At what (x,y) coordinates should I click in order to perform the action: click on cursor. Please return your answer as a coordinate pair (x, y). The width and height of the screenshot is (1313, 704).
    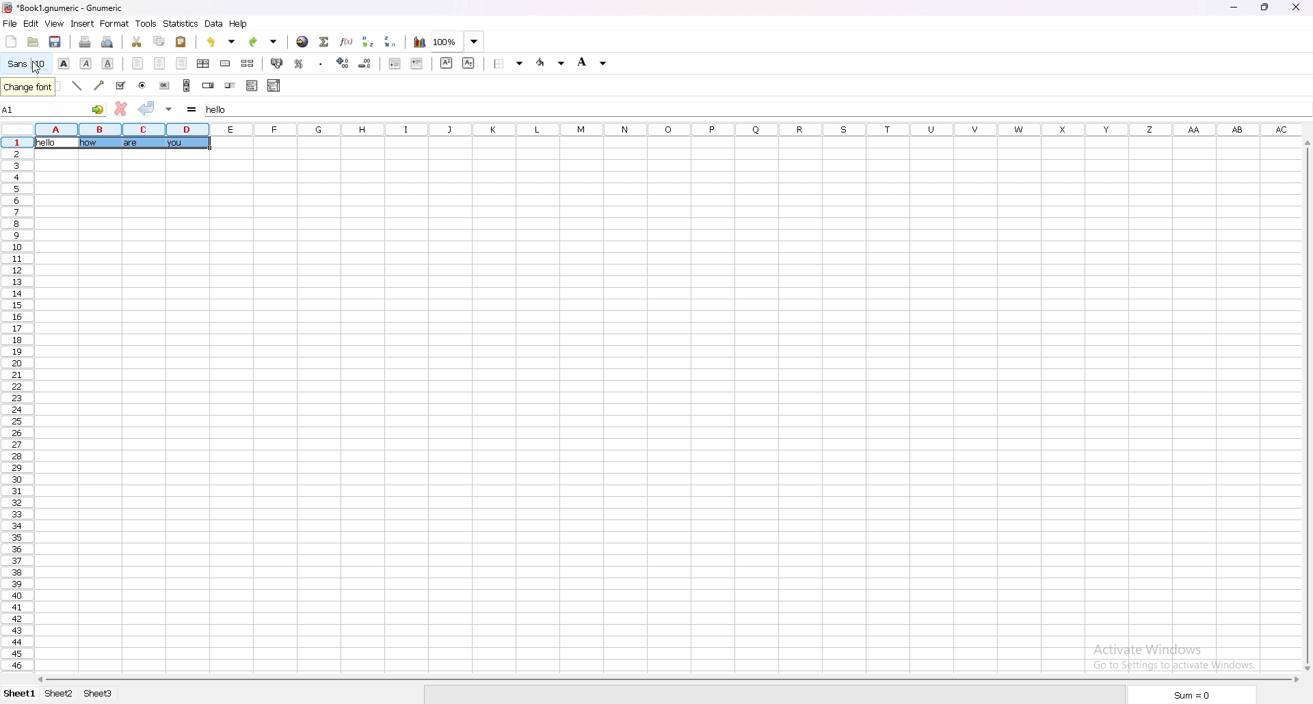
    Looking at the image, I should click on (37, 68).